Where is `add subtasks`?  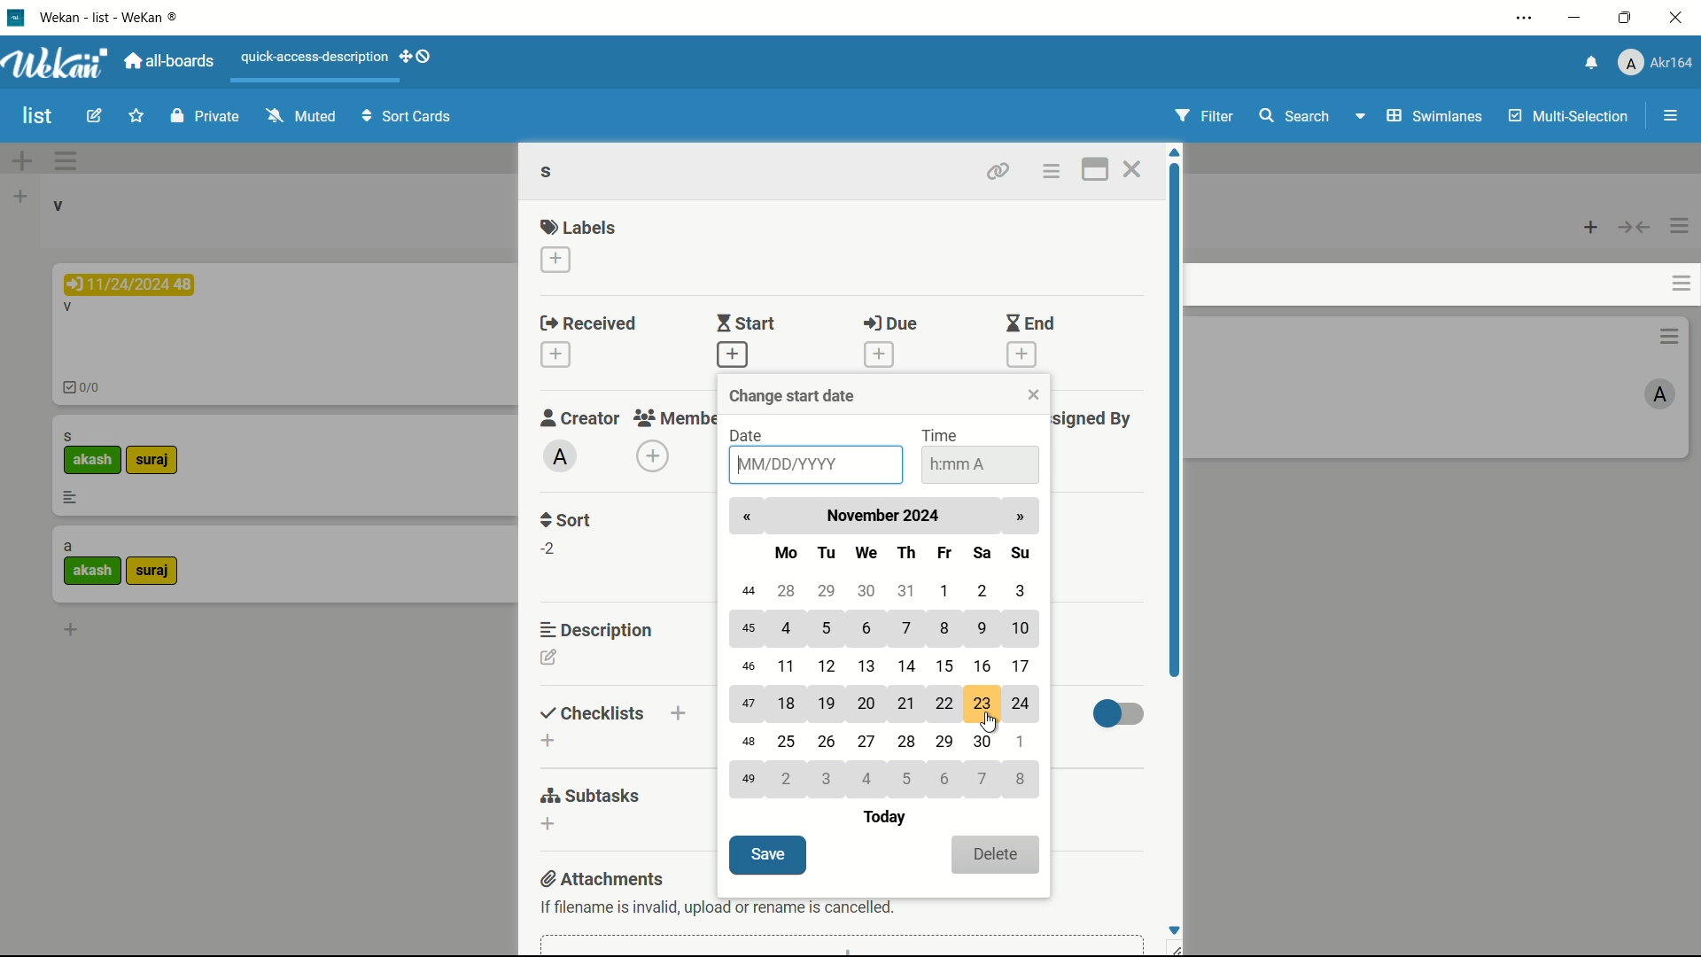 add subtasks is located at coordinates (547, 822).